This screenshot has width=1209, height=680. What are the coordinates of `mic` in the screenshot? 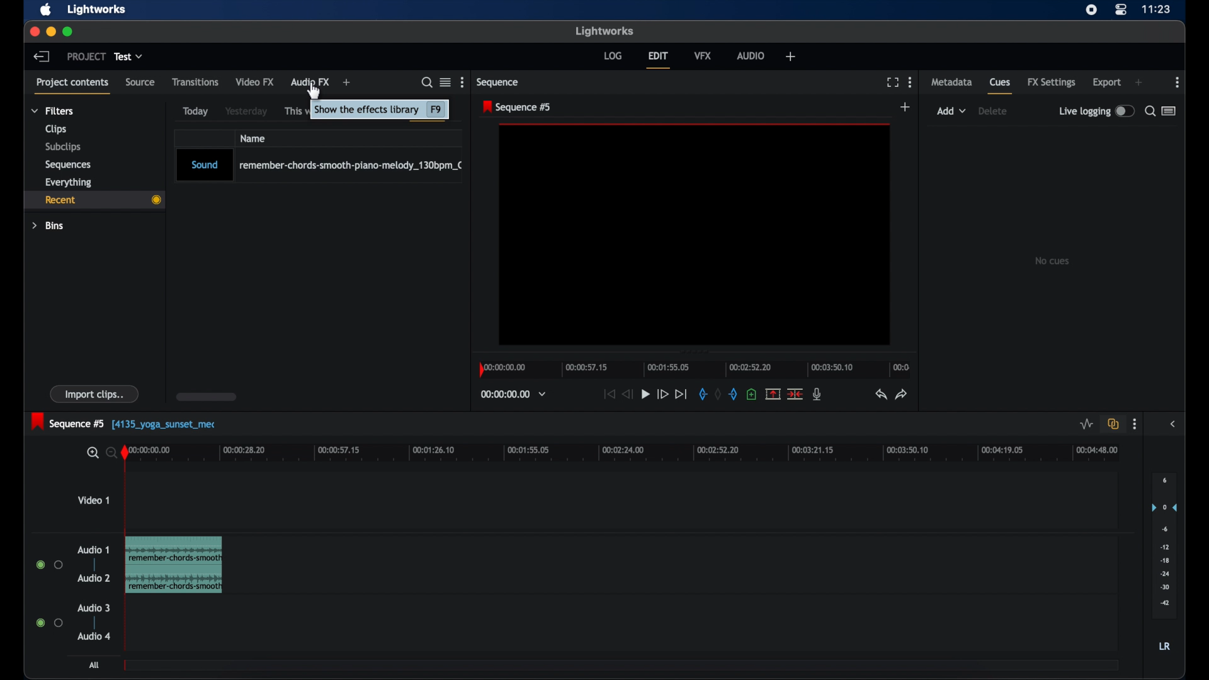 It's located at (817, 394).